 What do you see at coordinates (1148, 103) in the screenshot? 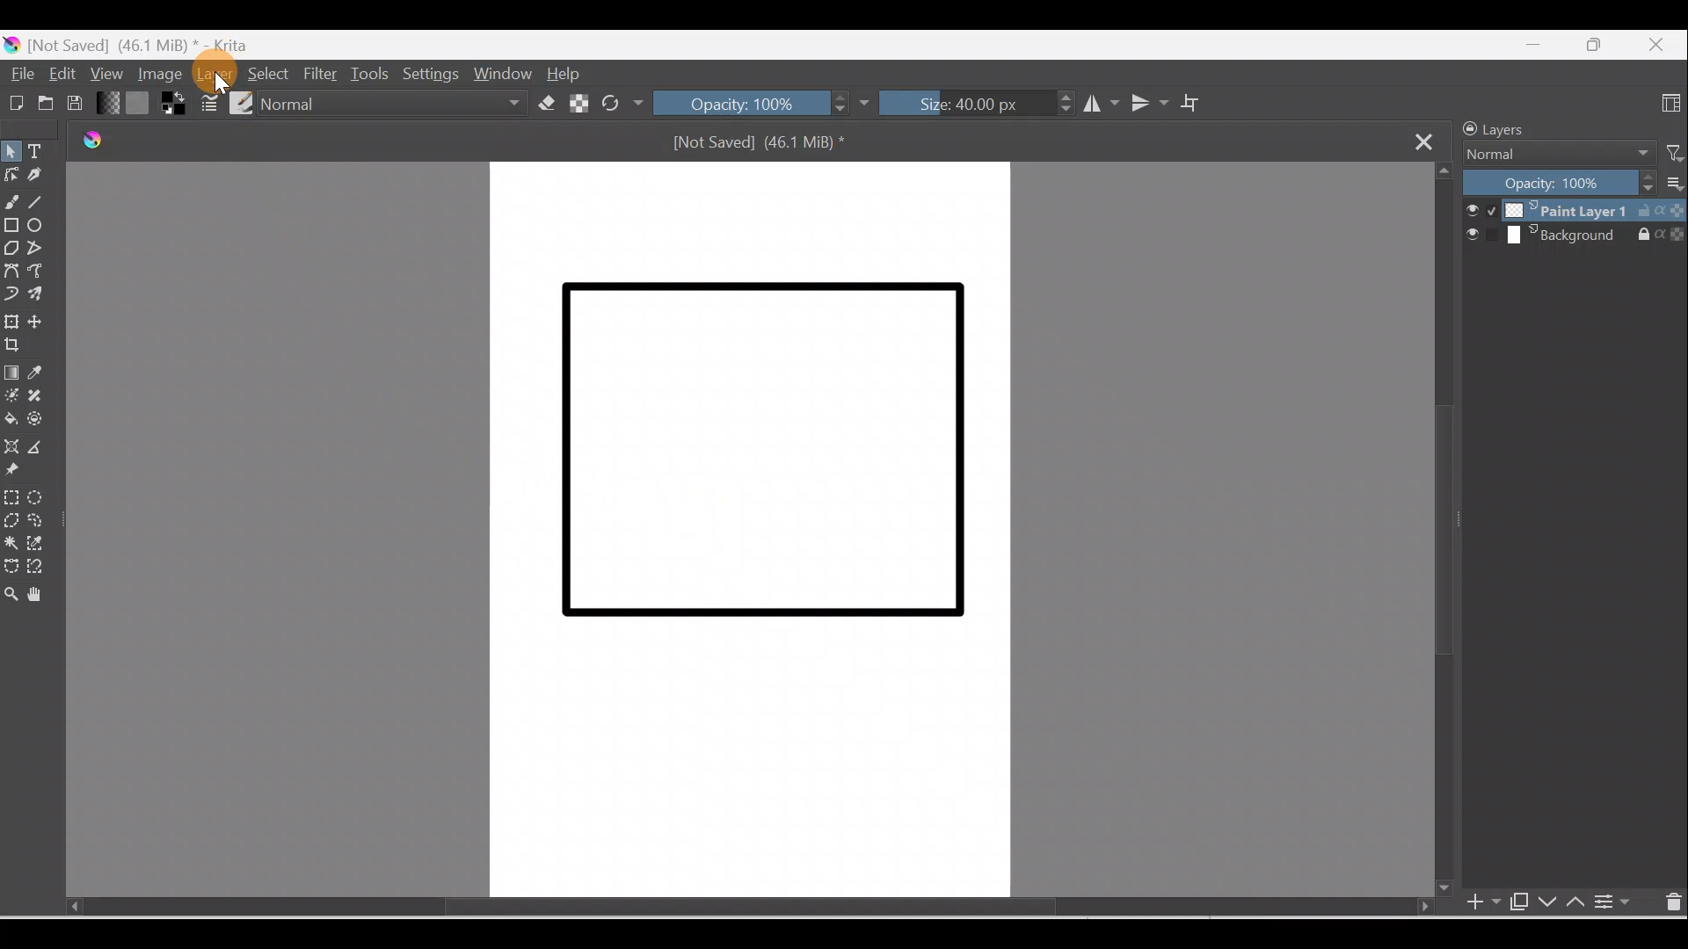
I see `Vertical mirror tool` at bounding box center [1148, 103].